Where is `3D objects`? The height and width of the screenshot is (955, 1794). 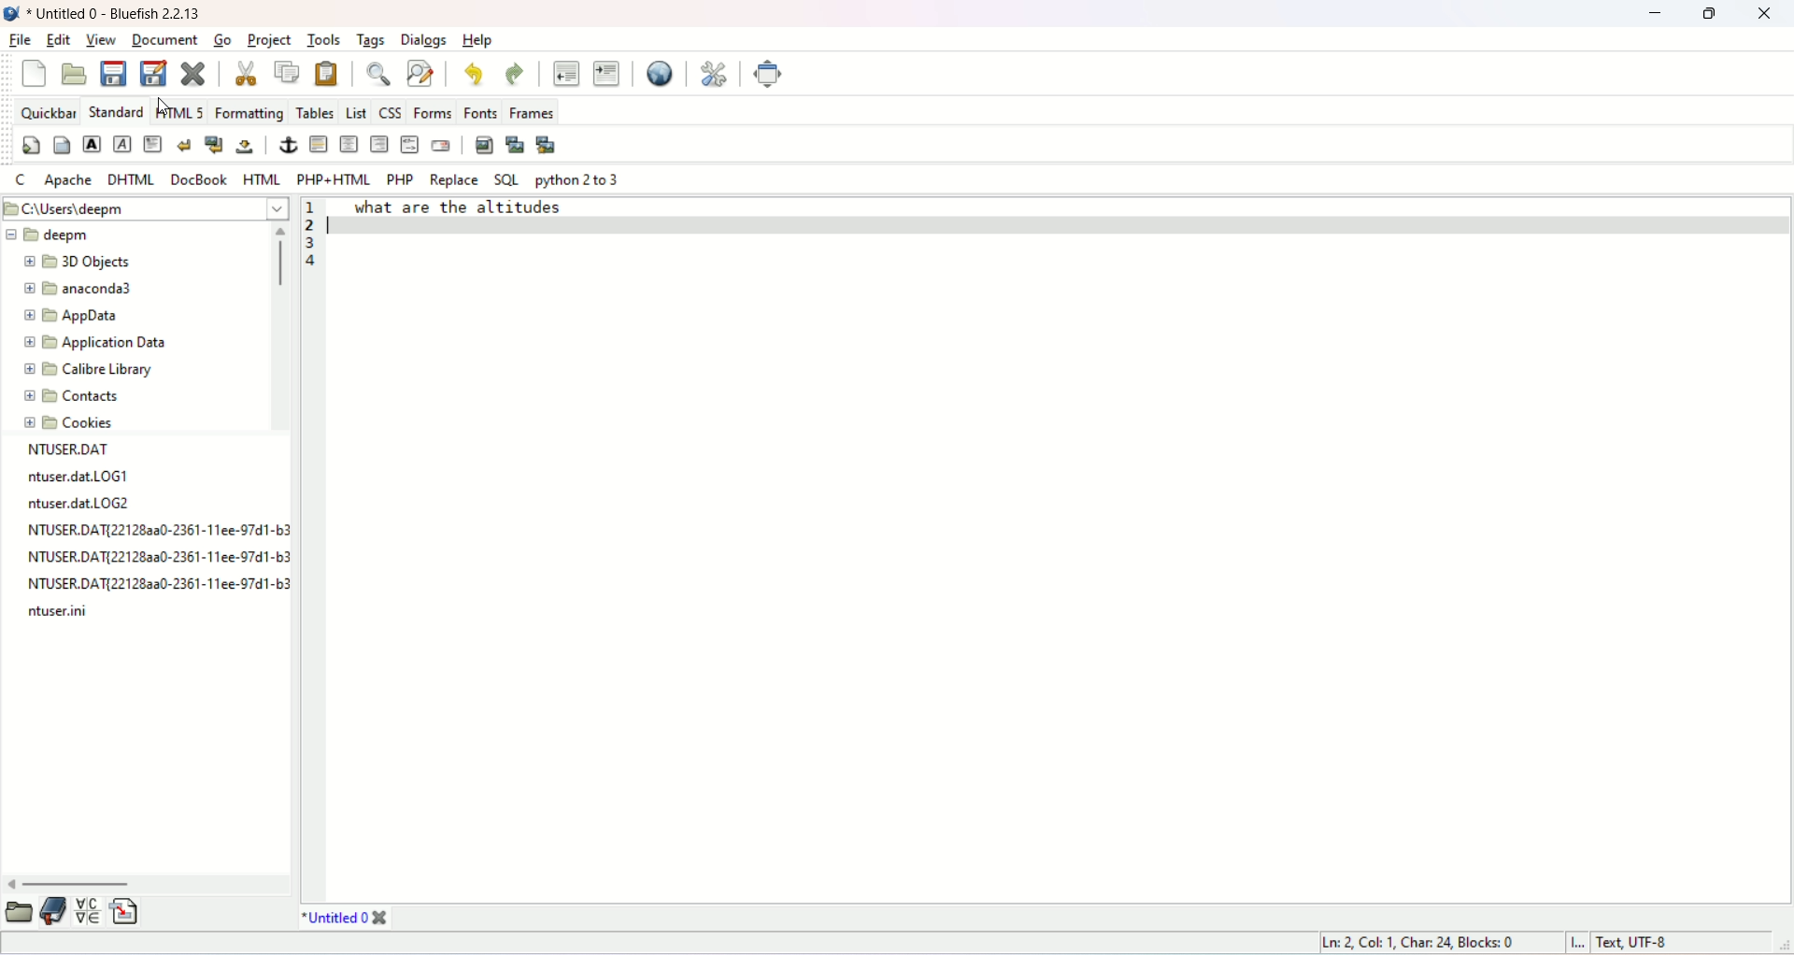 3D objects is located at coordinates (76, 264).